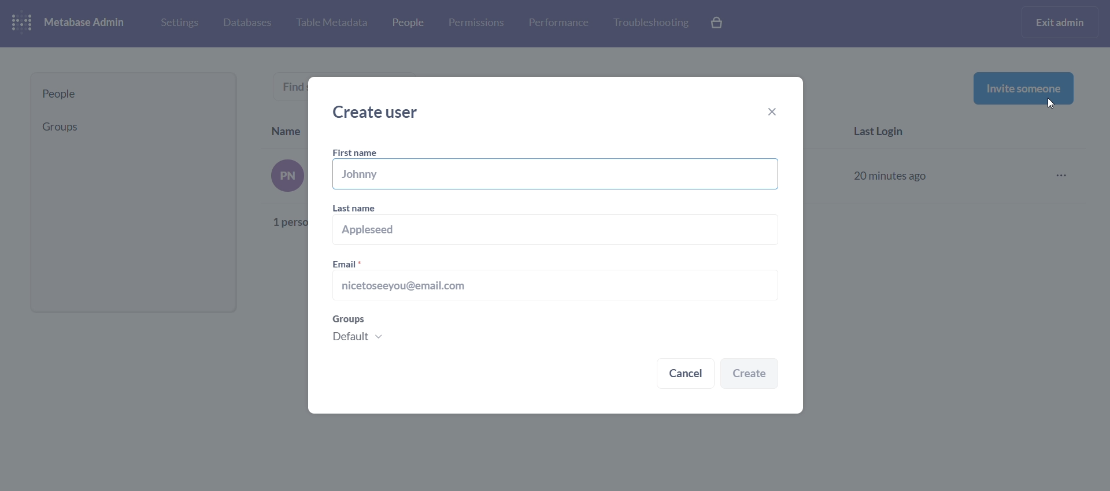 Image resolution: width=1110 pixels, height=491 pixels. I want to click on last login, so click(885, 133).